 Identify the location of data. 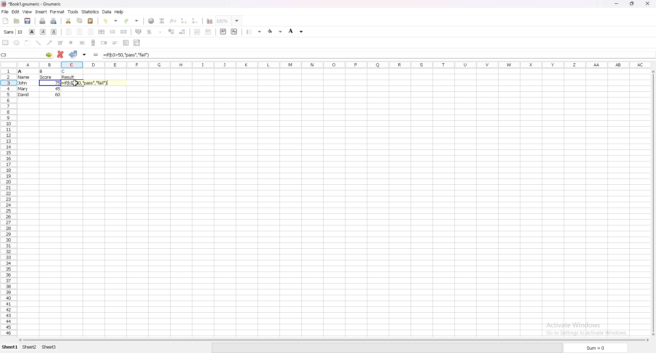
(107, 12).